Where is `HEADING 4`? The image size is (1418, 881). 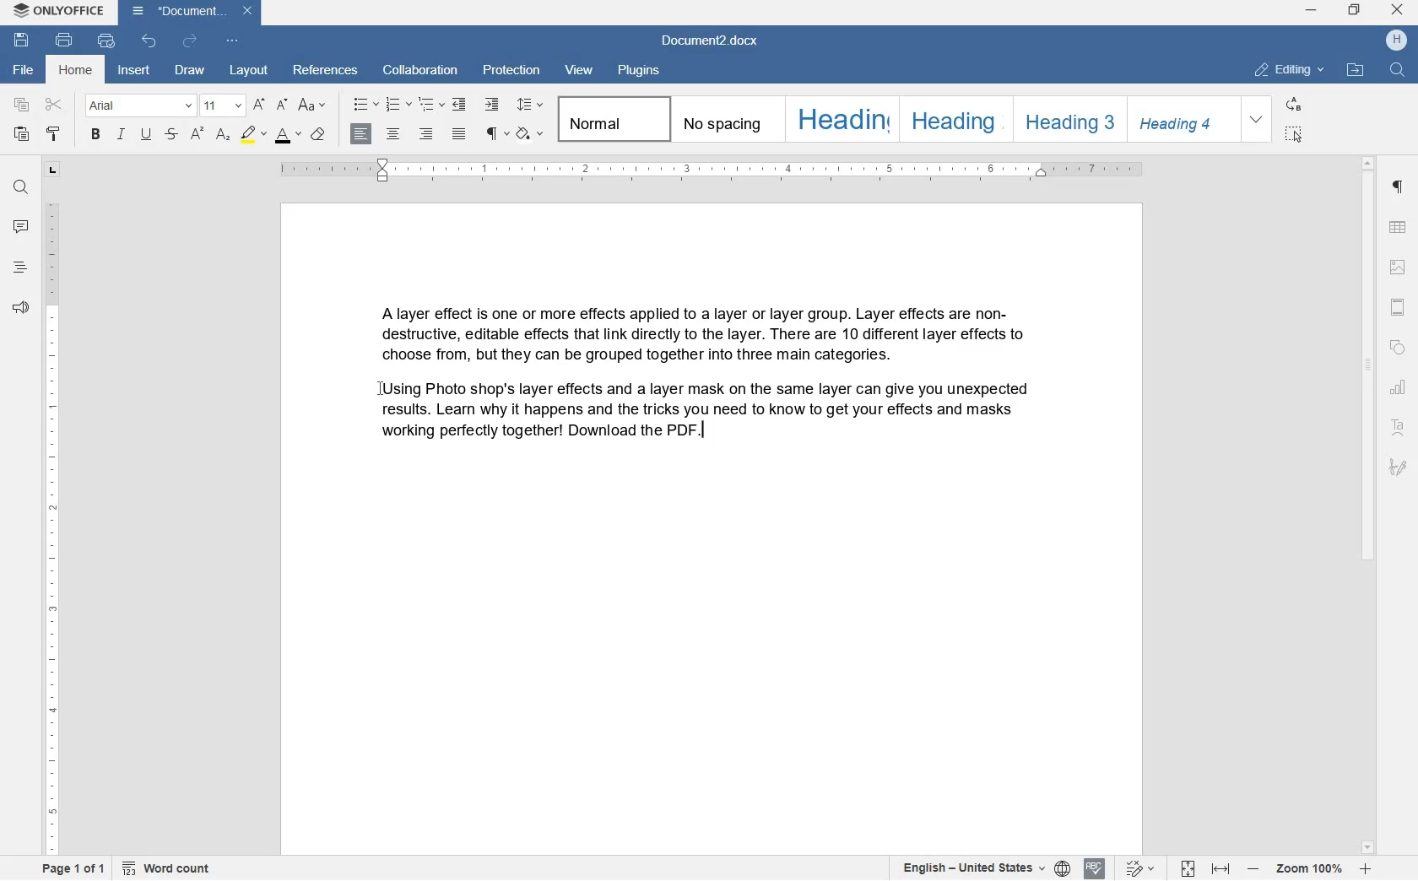 HEADING 4 is located at coordinates (1178, 120).